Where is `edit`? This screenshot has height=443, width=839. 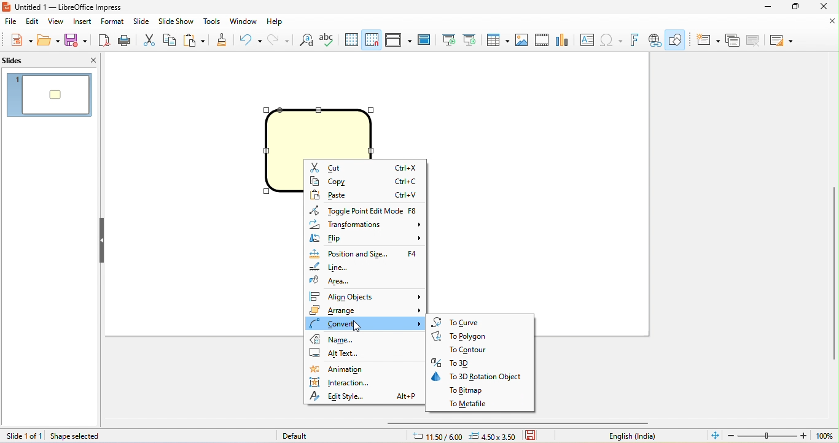
edit is located at coordinates (33, 21).